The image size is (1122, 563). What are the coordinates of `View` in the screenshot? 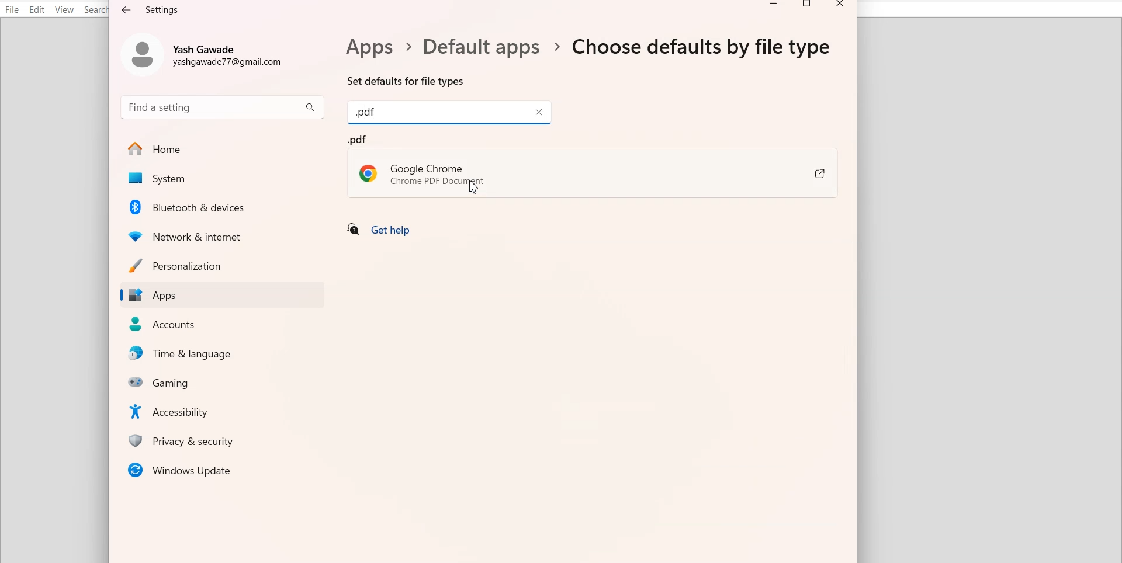 It's located at (64, 10).